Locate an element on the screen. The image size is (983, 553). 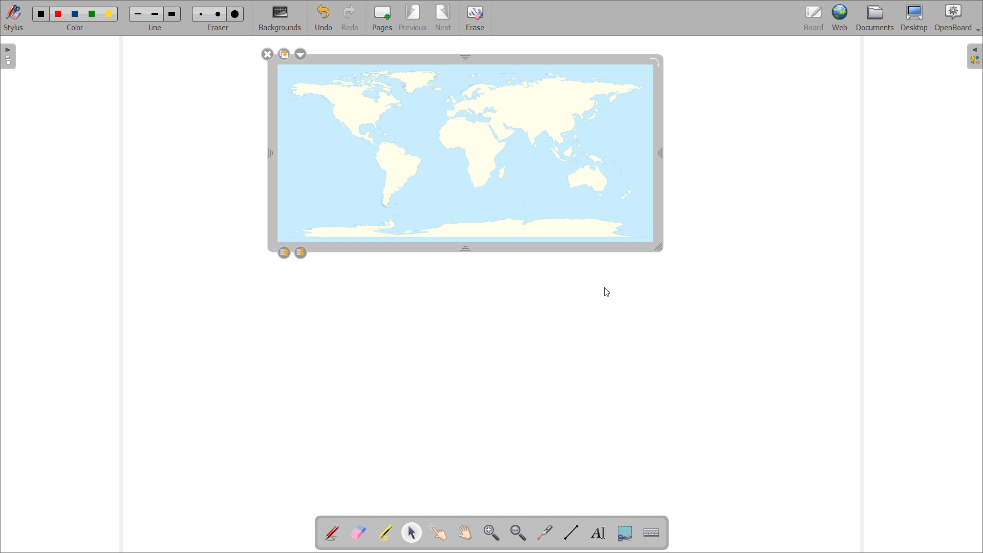
options is located at coordinates (301, 54).